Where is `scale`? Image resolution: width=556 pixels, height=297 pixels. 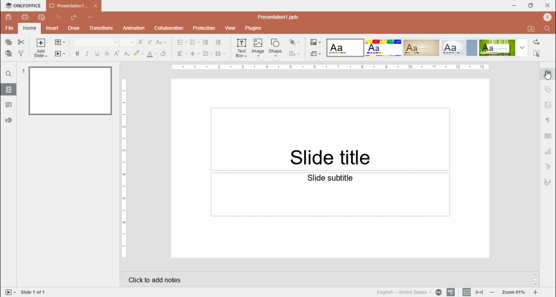 scale is located at coordinates (123, 169).